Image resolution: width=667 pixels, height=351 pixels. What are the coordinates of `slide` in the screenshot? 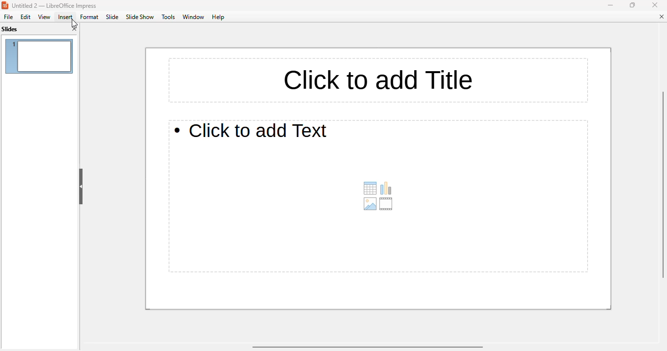 It's located at (113, 17).